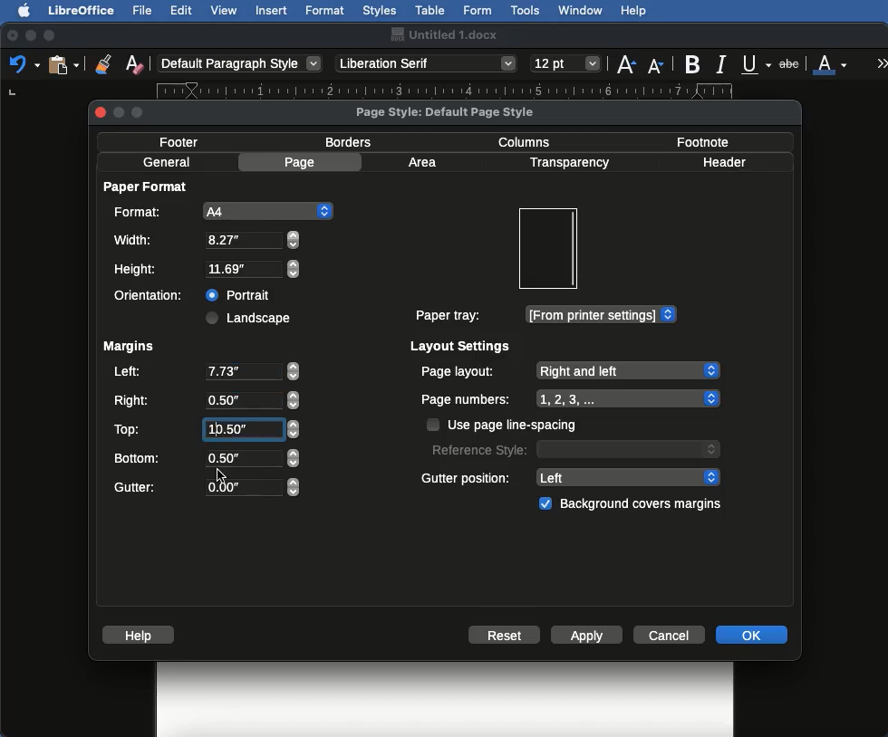 This screenshot has height=737, width=888. What do you see at coordinates (428, 63) in the screenshot?
I see `Font style` at bounding box center [428, 63].